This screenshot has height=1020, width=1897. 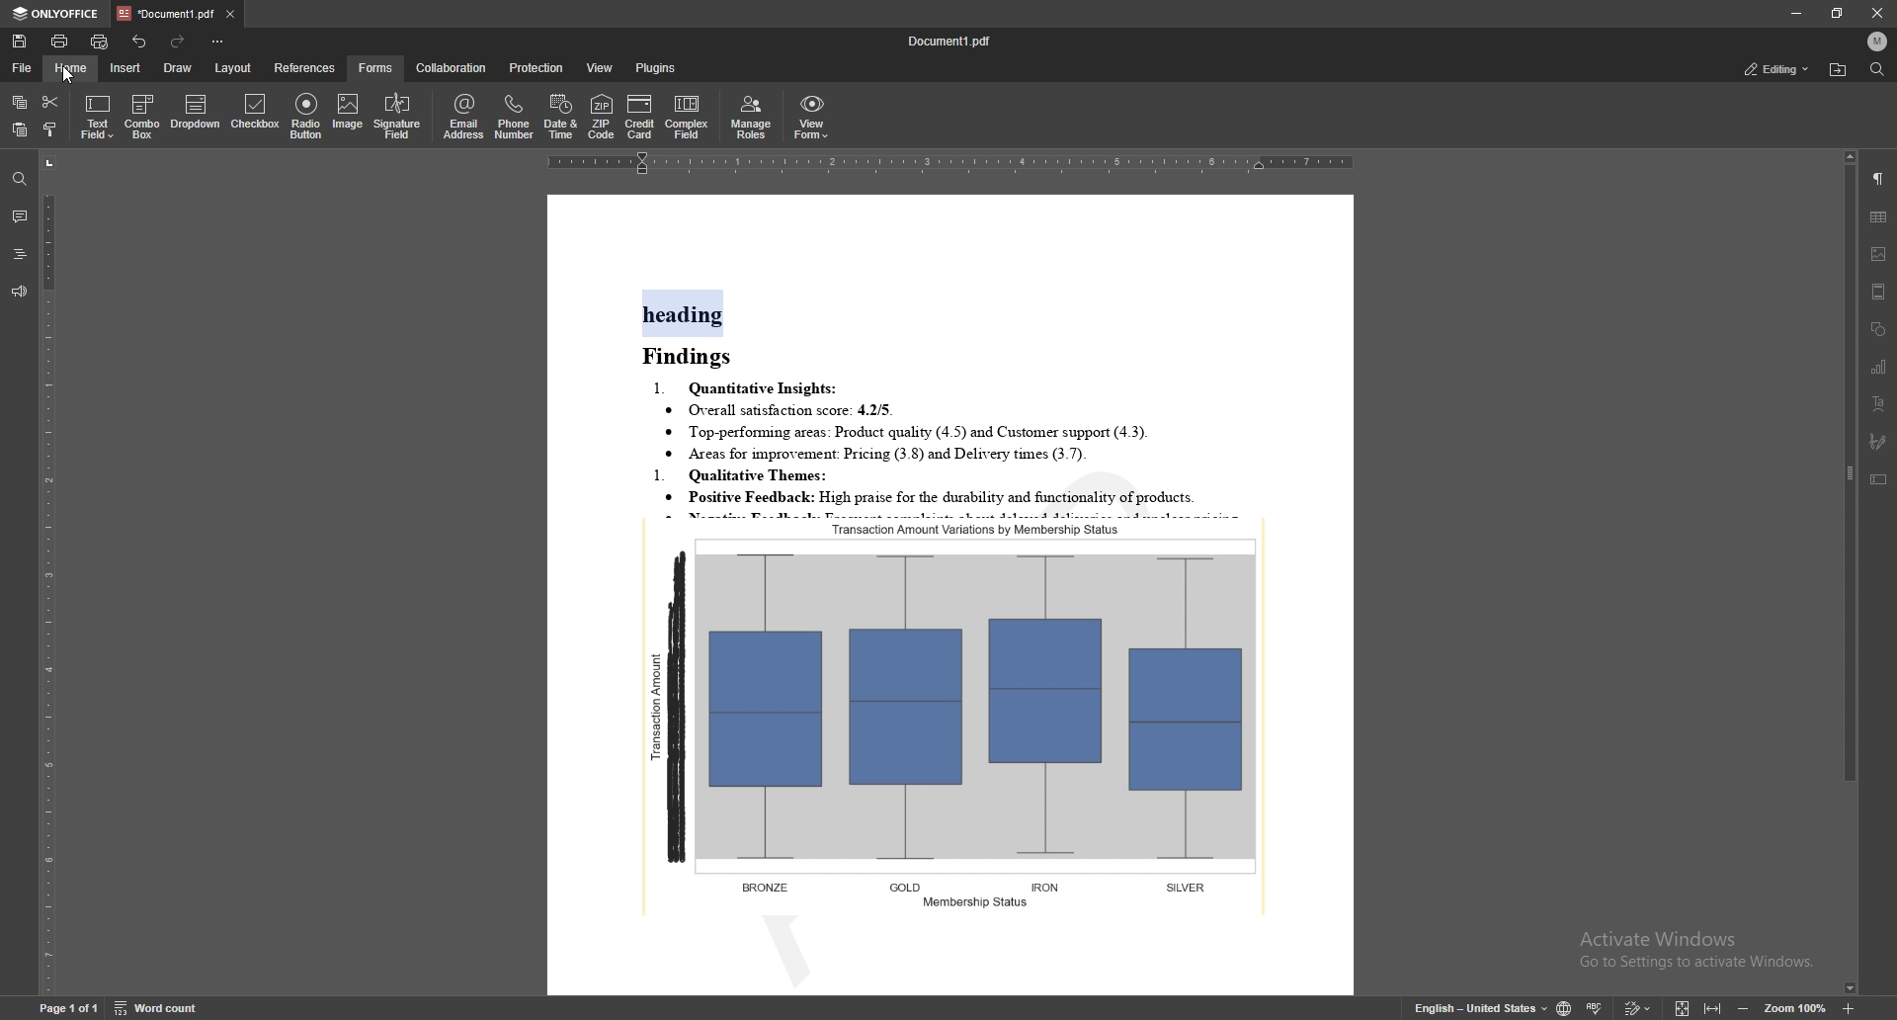 What do you see at coordinates (641, 117) in the screenshot?
I see `credit card` at bounding box center [641, 117].